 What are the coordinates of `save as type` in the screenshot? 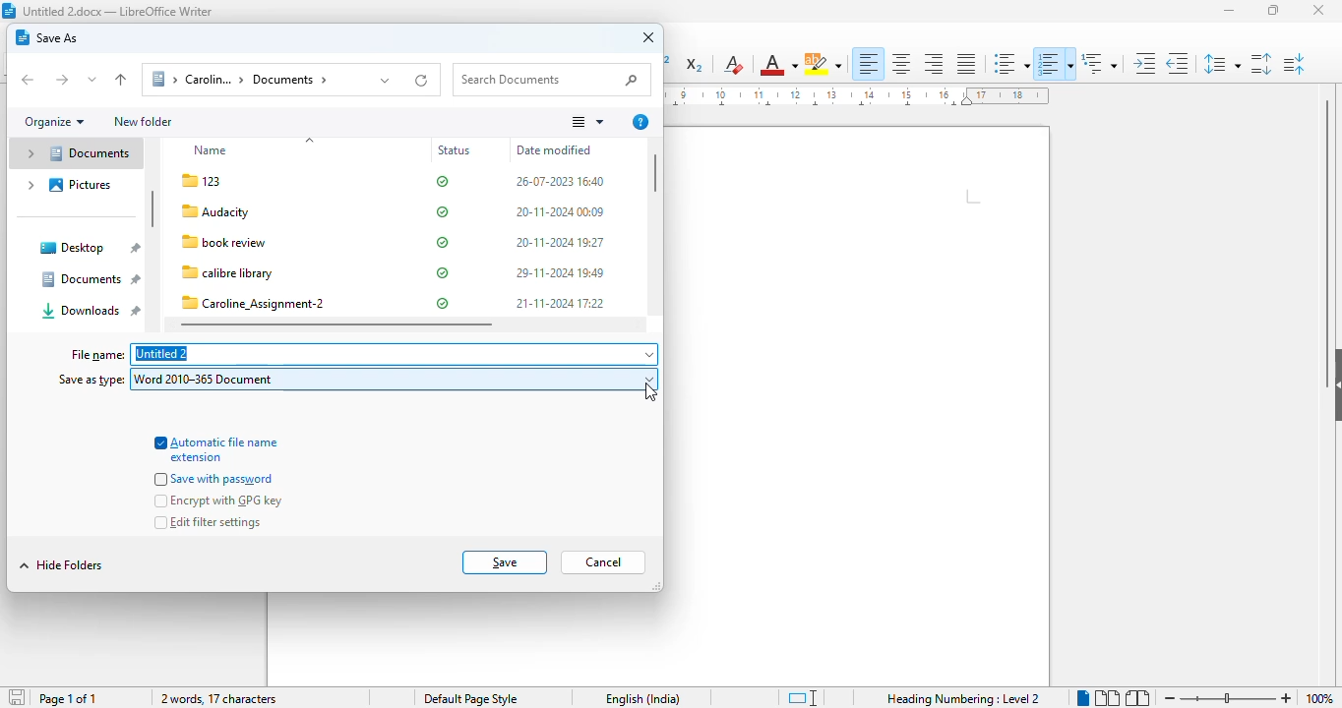 It's located at (90, 379).